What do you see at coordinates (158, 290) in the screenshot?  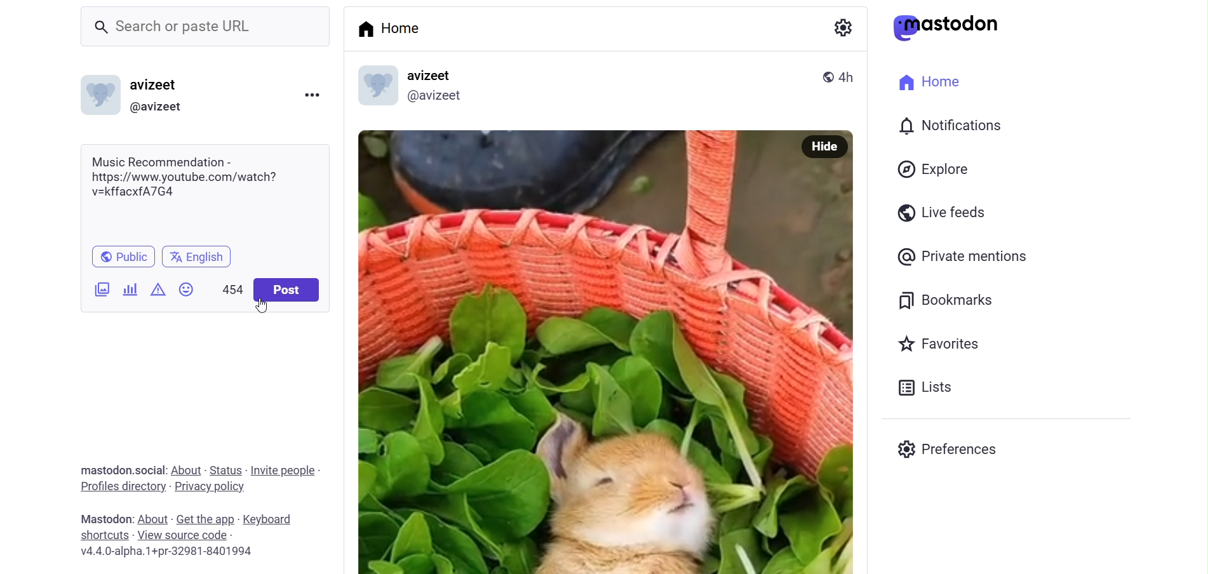 I see `Content Warning` at bounding box center [158, 290].